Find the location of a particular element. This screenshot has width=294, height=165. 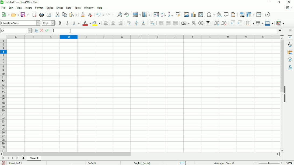

Open is located at coordinates (15, 14).